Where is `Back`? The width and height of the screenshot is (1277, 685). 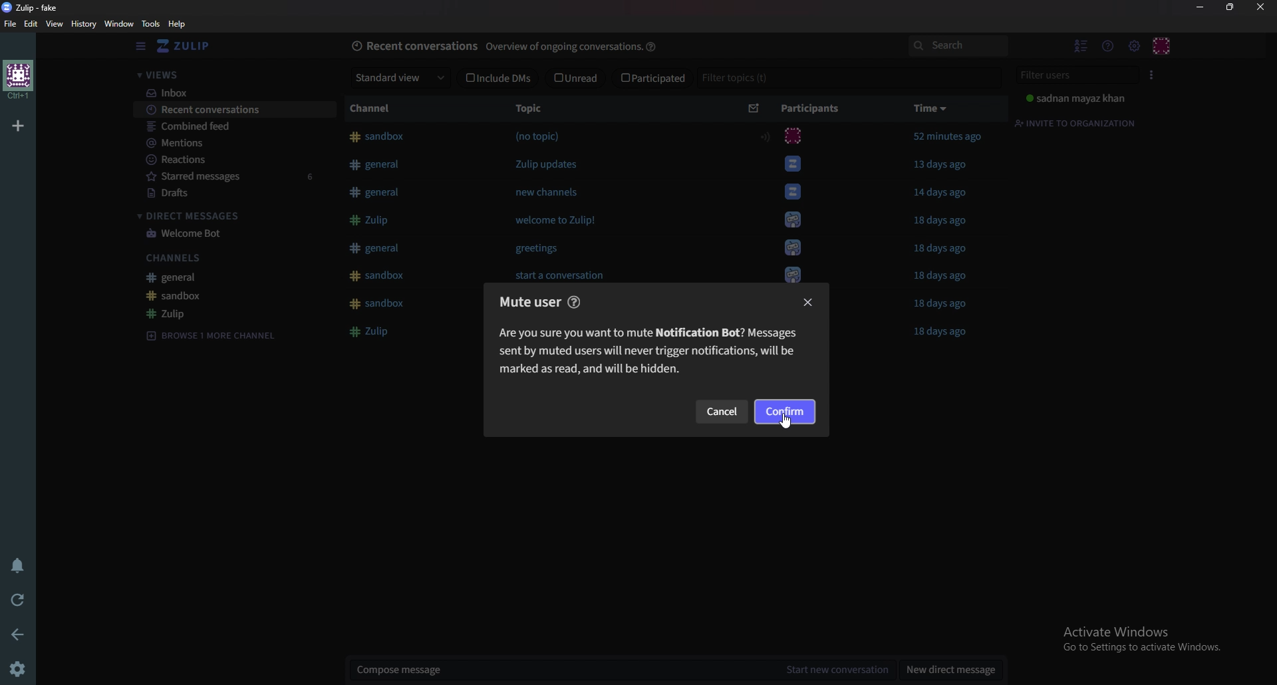
Back is located at coordinates (20, 634).